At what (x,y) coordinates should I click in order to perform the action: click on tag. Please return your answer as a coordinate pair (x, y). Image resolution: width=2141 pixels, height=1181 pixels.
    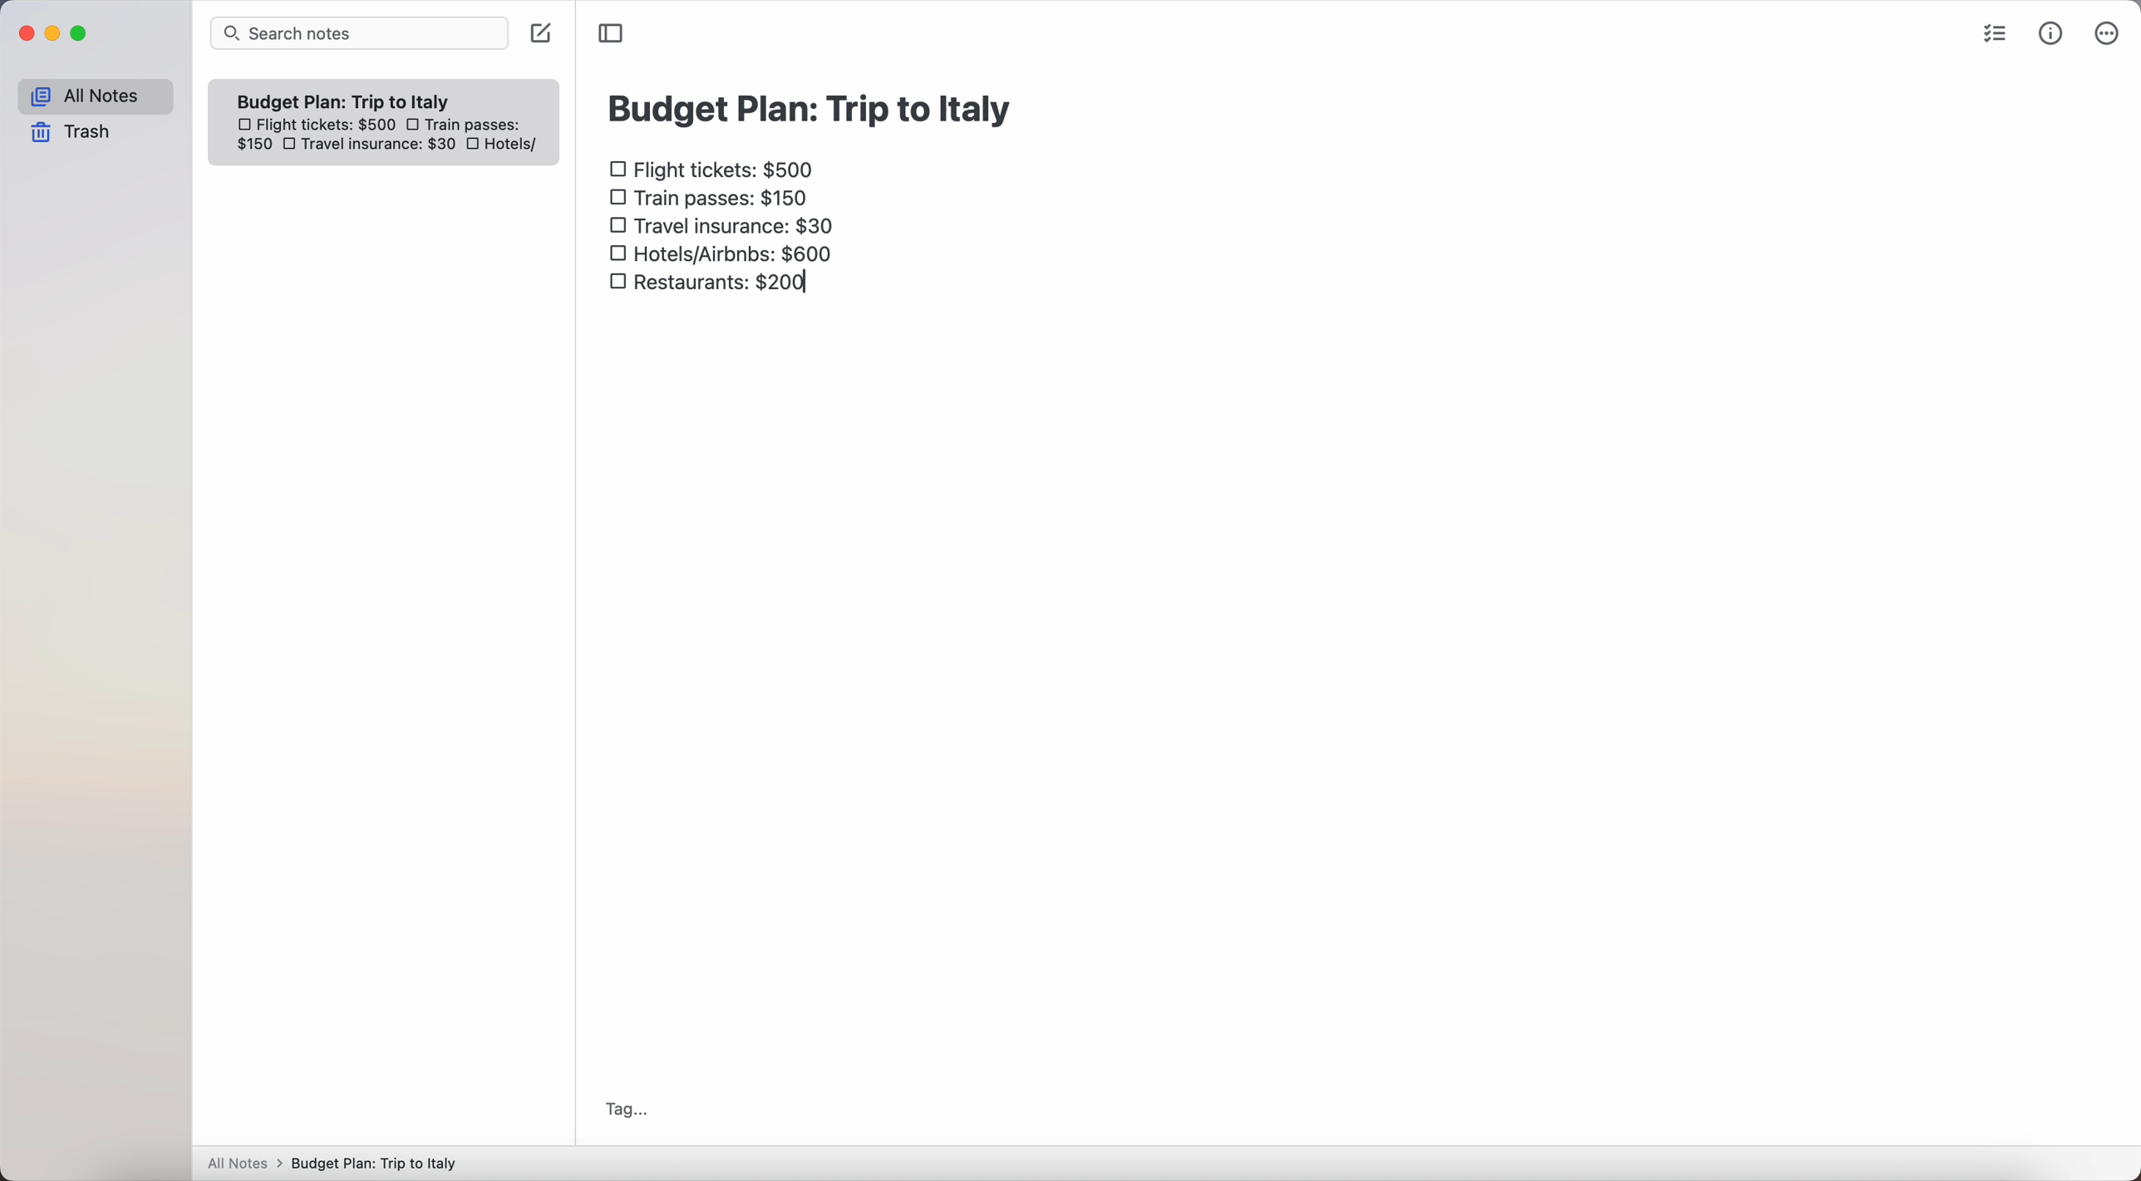
    Looking at the image, I should click on (627, 1110).